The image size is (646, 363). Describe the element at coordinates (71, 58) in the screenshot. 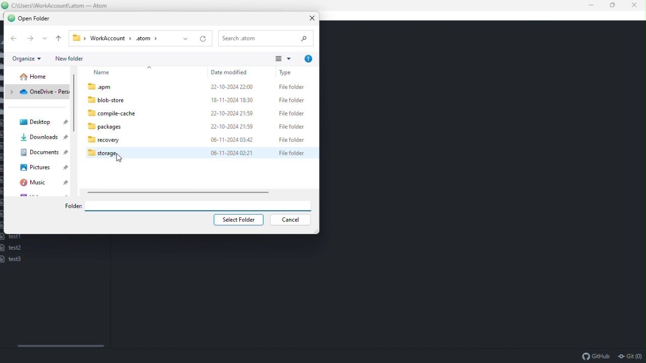

I see `New folder` at that location.